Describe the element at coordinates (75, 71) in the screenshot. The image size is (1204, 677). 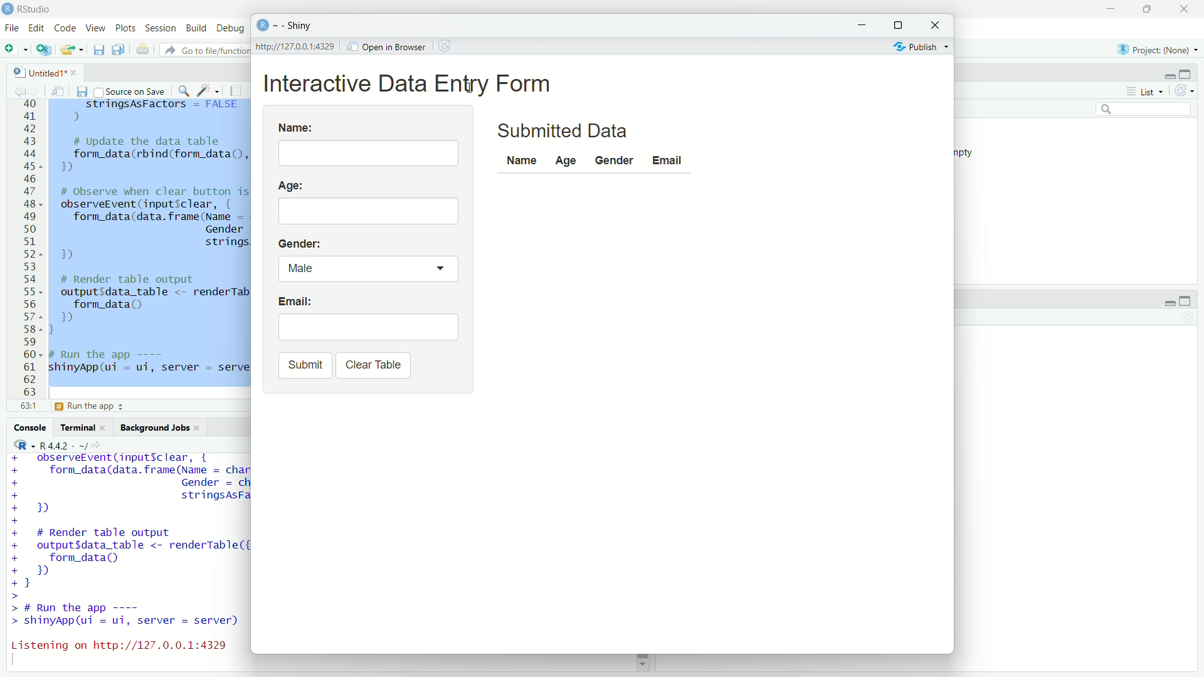
I see `close` at that location.